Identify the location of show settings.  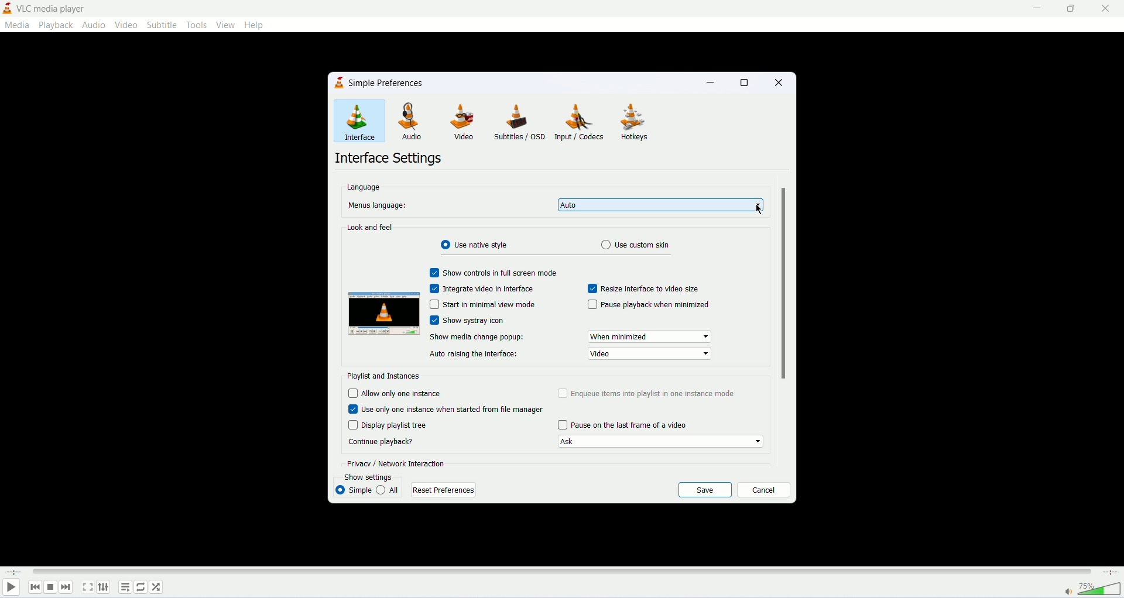
(378, 476).